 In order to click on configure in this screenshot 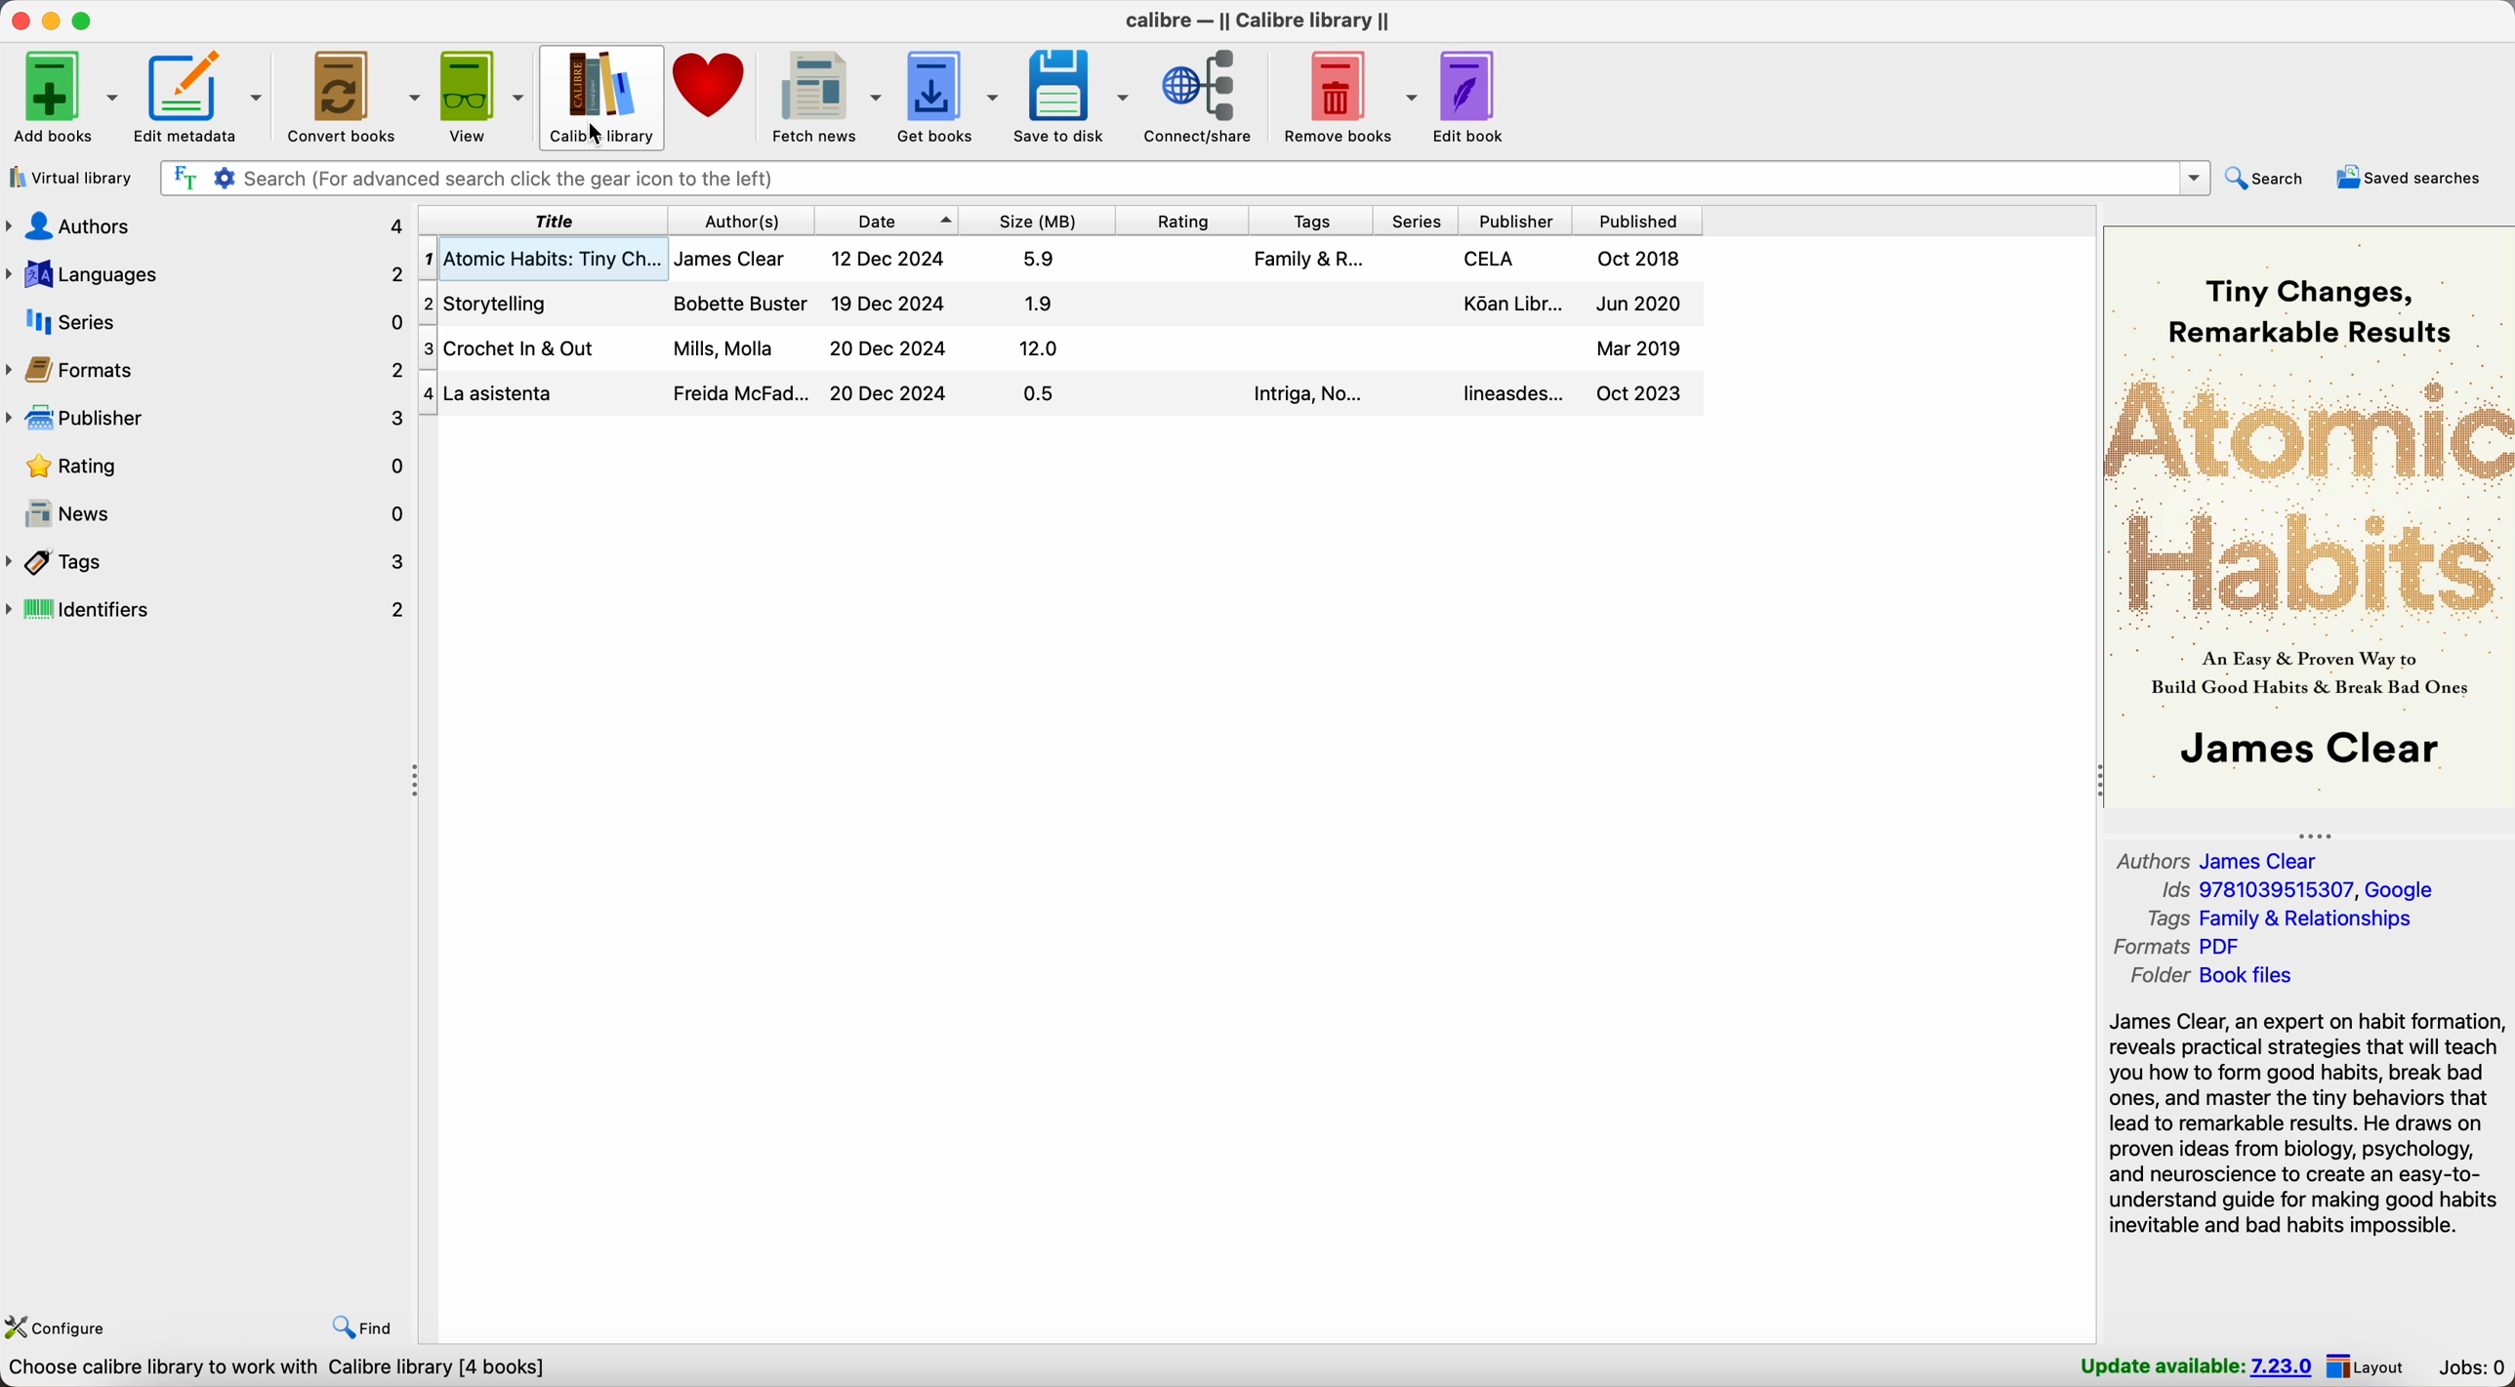, I will do `click(62, 1325)`.